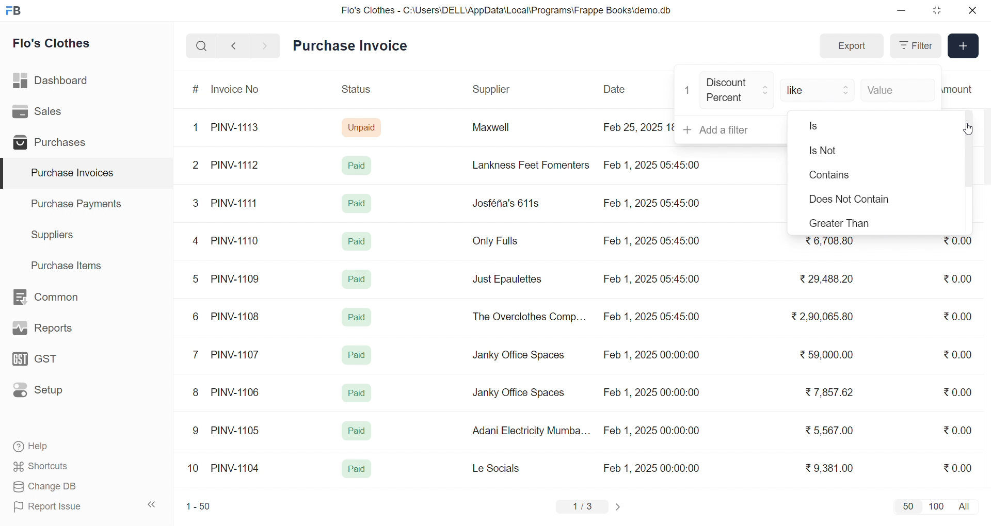 This screenshot has width=991, height=526. What do you see at coordinates (907, 506) in the screenshot?
I see `50` at bounding box center [907, 506].